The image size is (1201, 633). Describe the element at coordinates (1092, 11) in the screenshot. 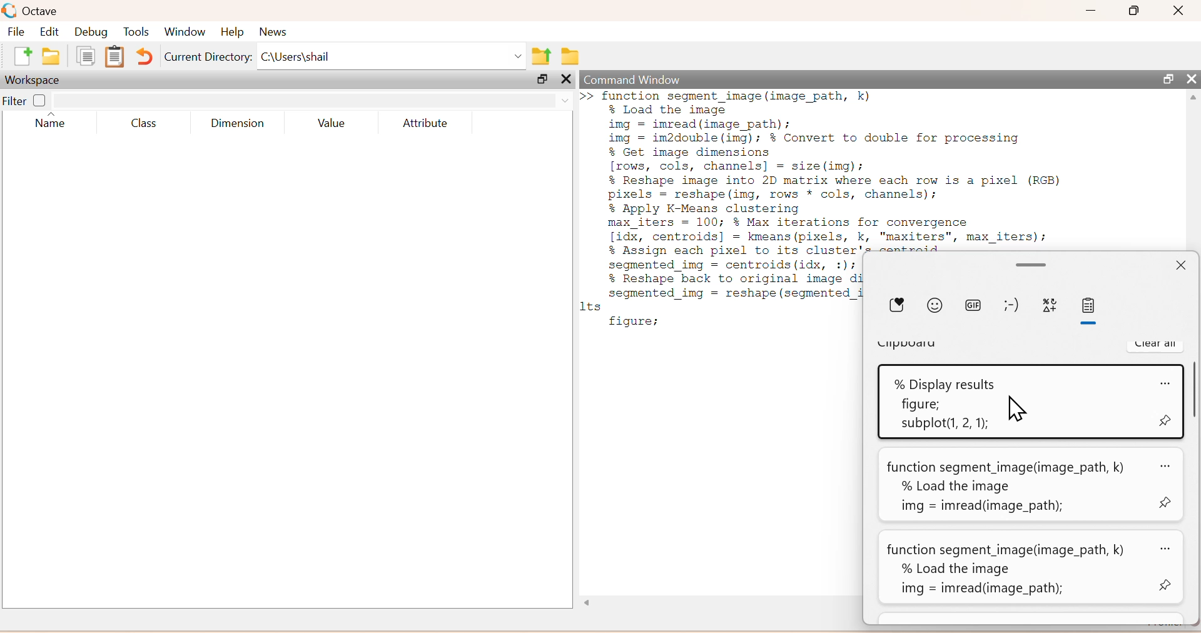

I see `Minimize` at that location.